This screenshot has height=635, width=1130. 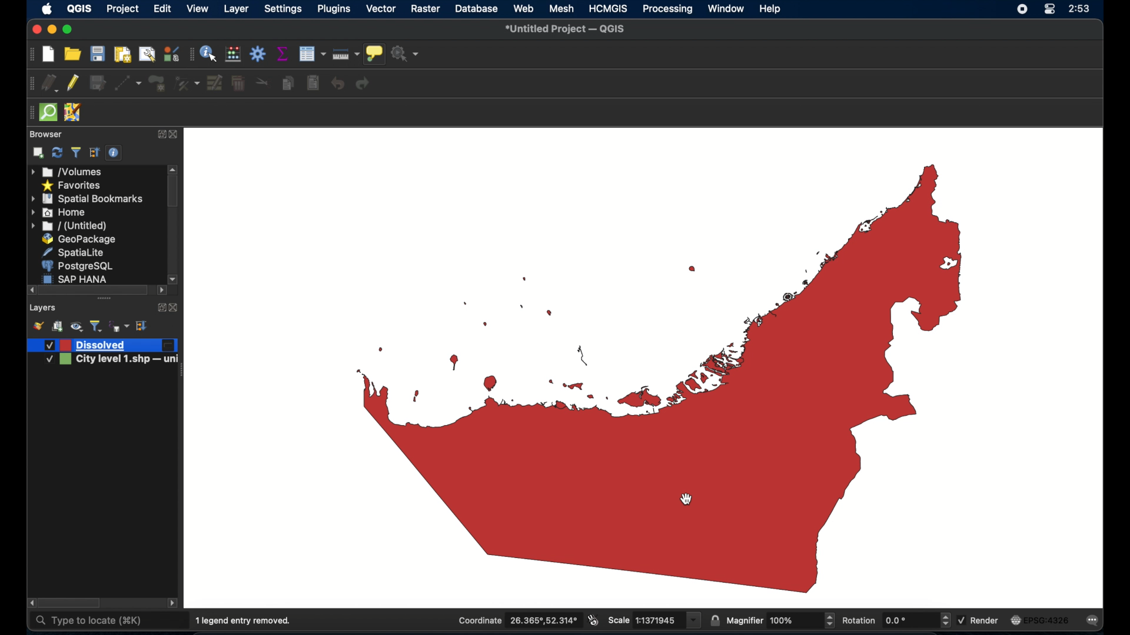 What do you see at coordinates (781, 620) in the screenshot?
I see `magnifier` at bounding box center [781, 620].